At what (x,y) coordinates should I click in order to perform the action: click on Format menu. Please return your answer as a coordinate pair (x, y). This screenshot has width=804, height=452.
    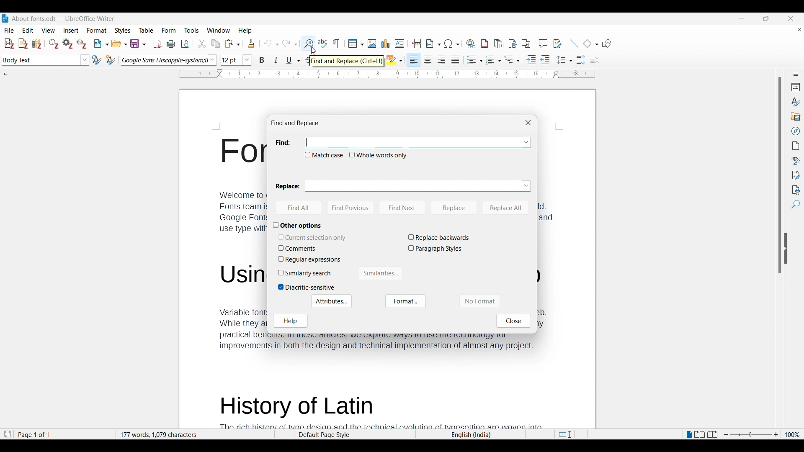
    Looking at the image, I should click on (97, 30).